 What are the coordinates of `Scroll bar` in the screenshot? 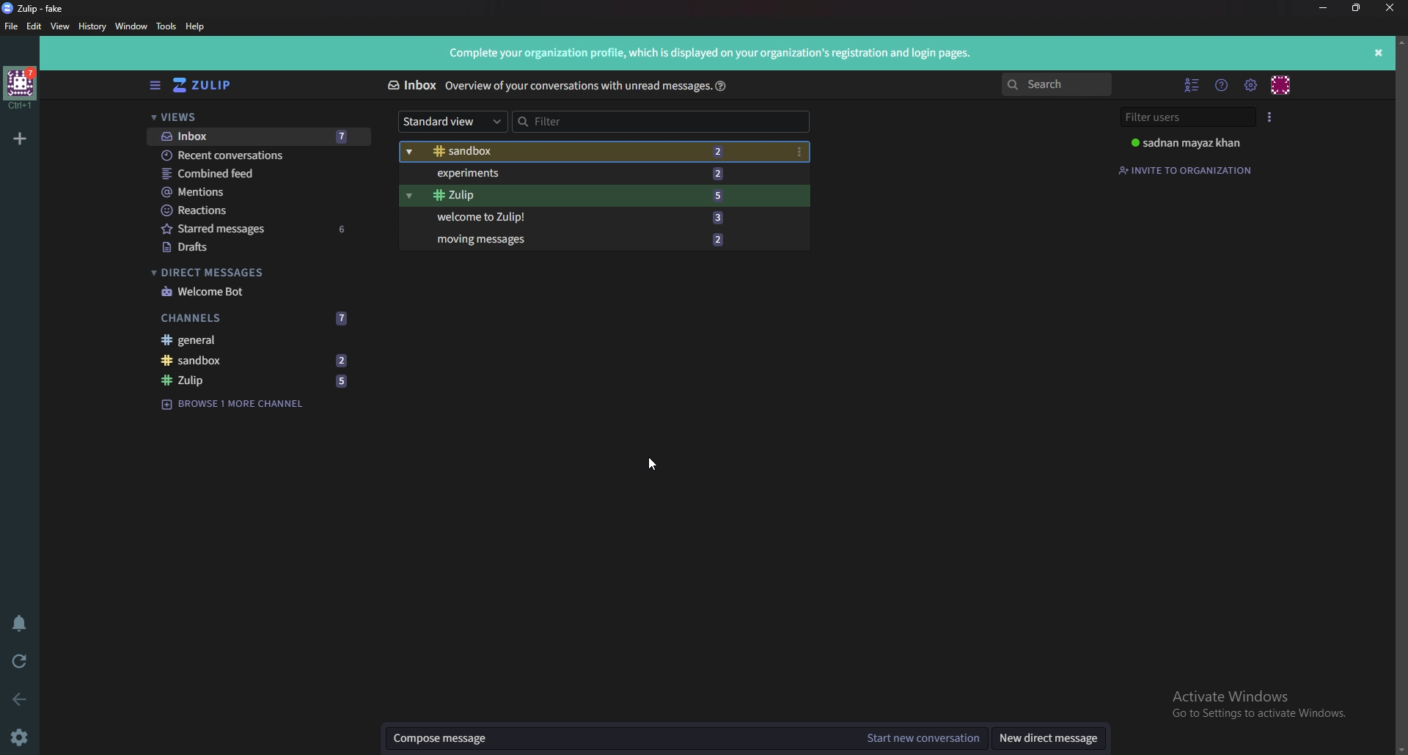 It's located at (1401, 391).